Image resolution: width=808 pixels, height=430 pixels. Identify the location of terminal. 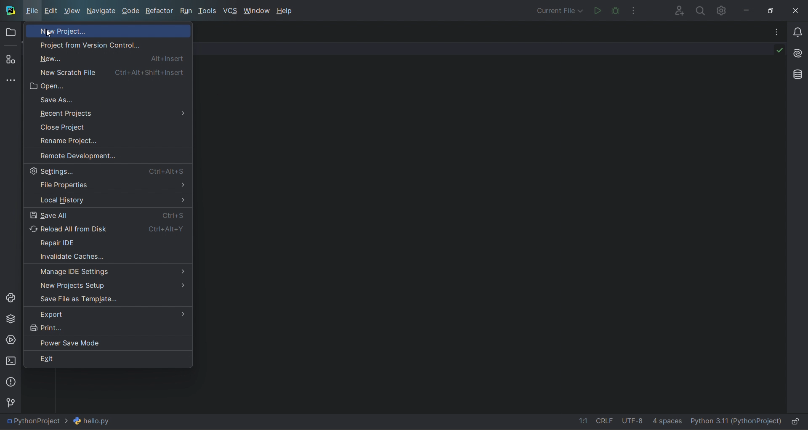
(10, 361).